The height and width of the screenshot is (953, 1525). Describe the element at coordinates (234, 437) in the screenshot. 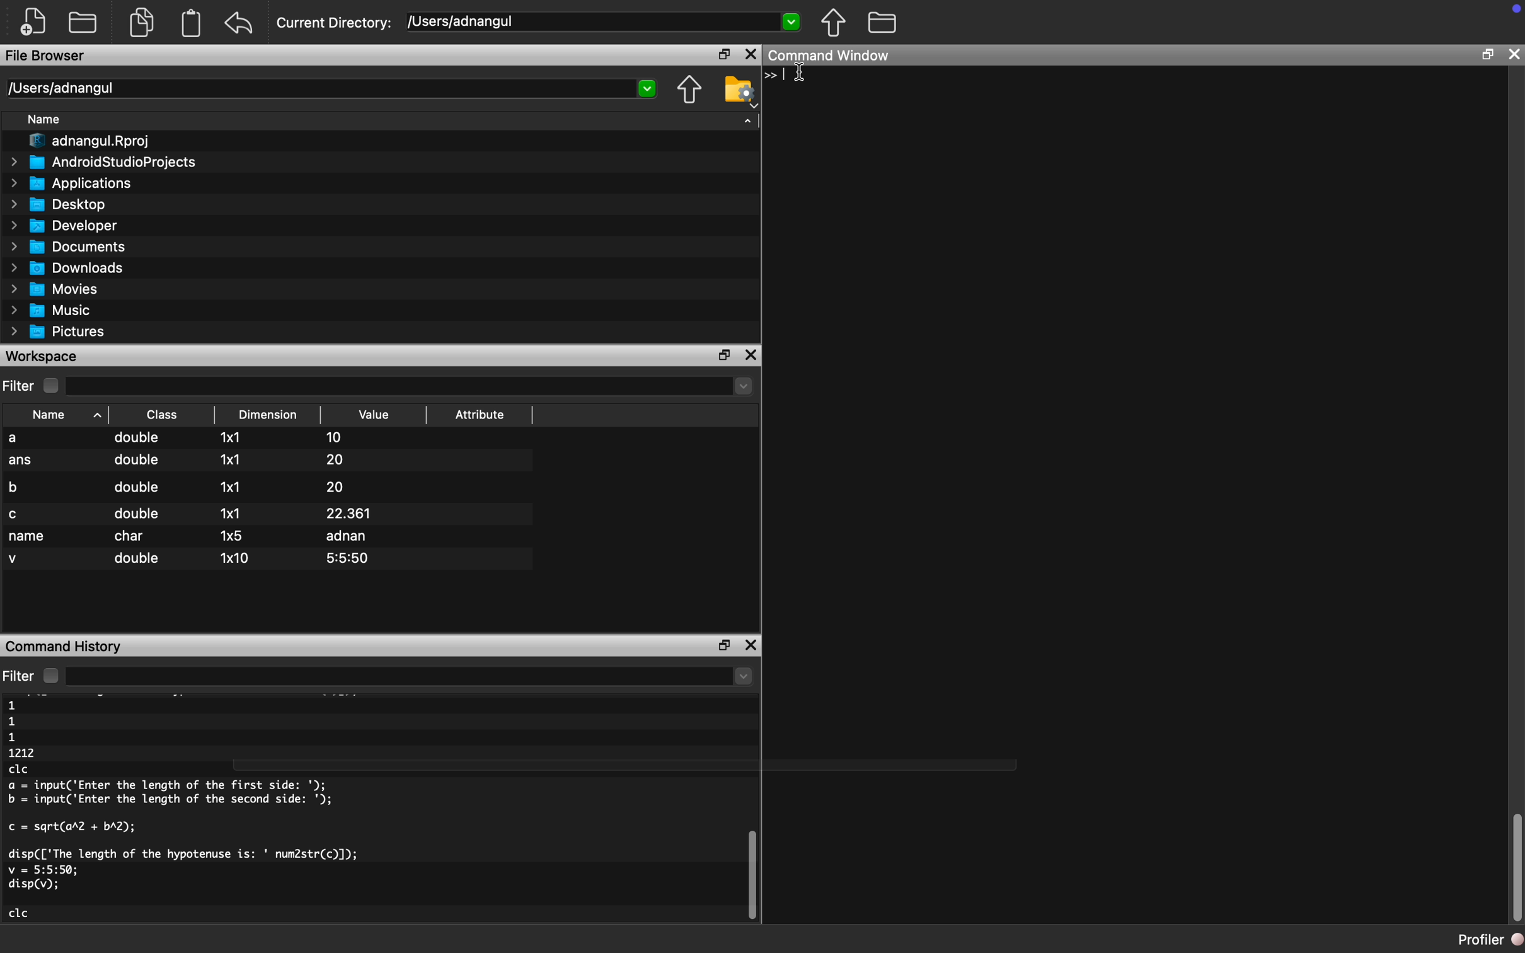

I see `1x1` at that location.